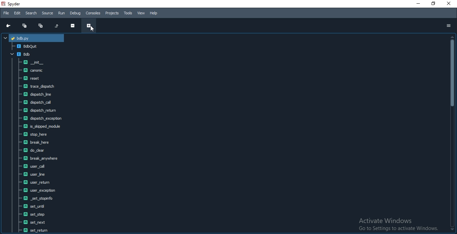 This screenshot has width=457, height=234. I want to click on Tools, so click(128, 13).